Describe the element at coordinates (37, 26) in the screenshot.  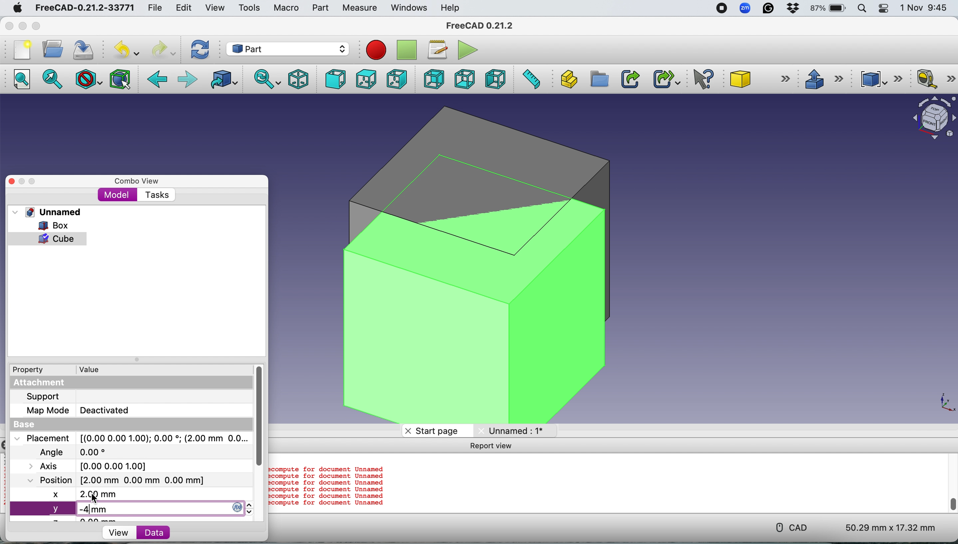
I see `Maximise` at that location.